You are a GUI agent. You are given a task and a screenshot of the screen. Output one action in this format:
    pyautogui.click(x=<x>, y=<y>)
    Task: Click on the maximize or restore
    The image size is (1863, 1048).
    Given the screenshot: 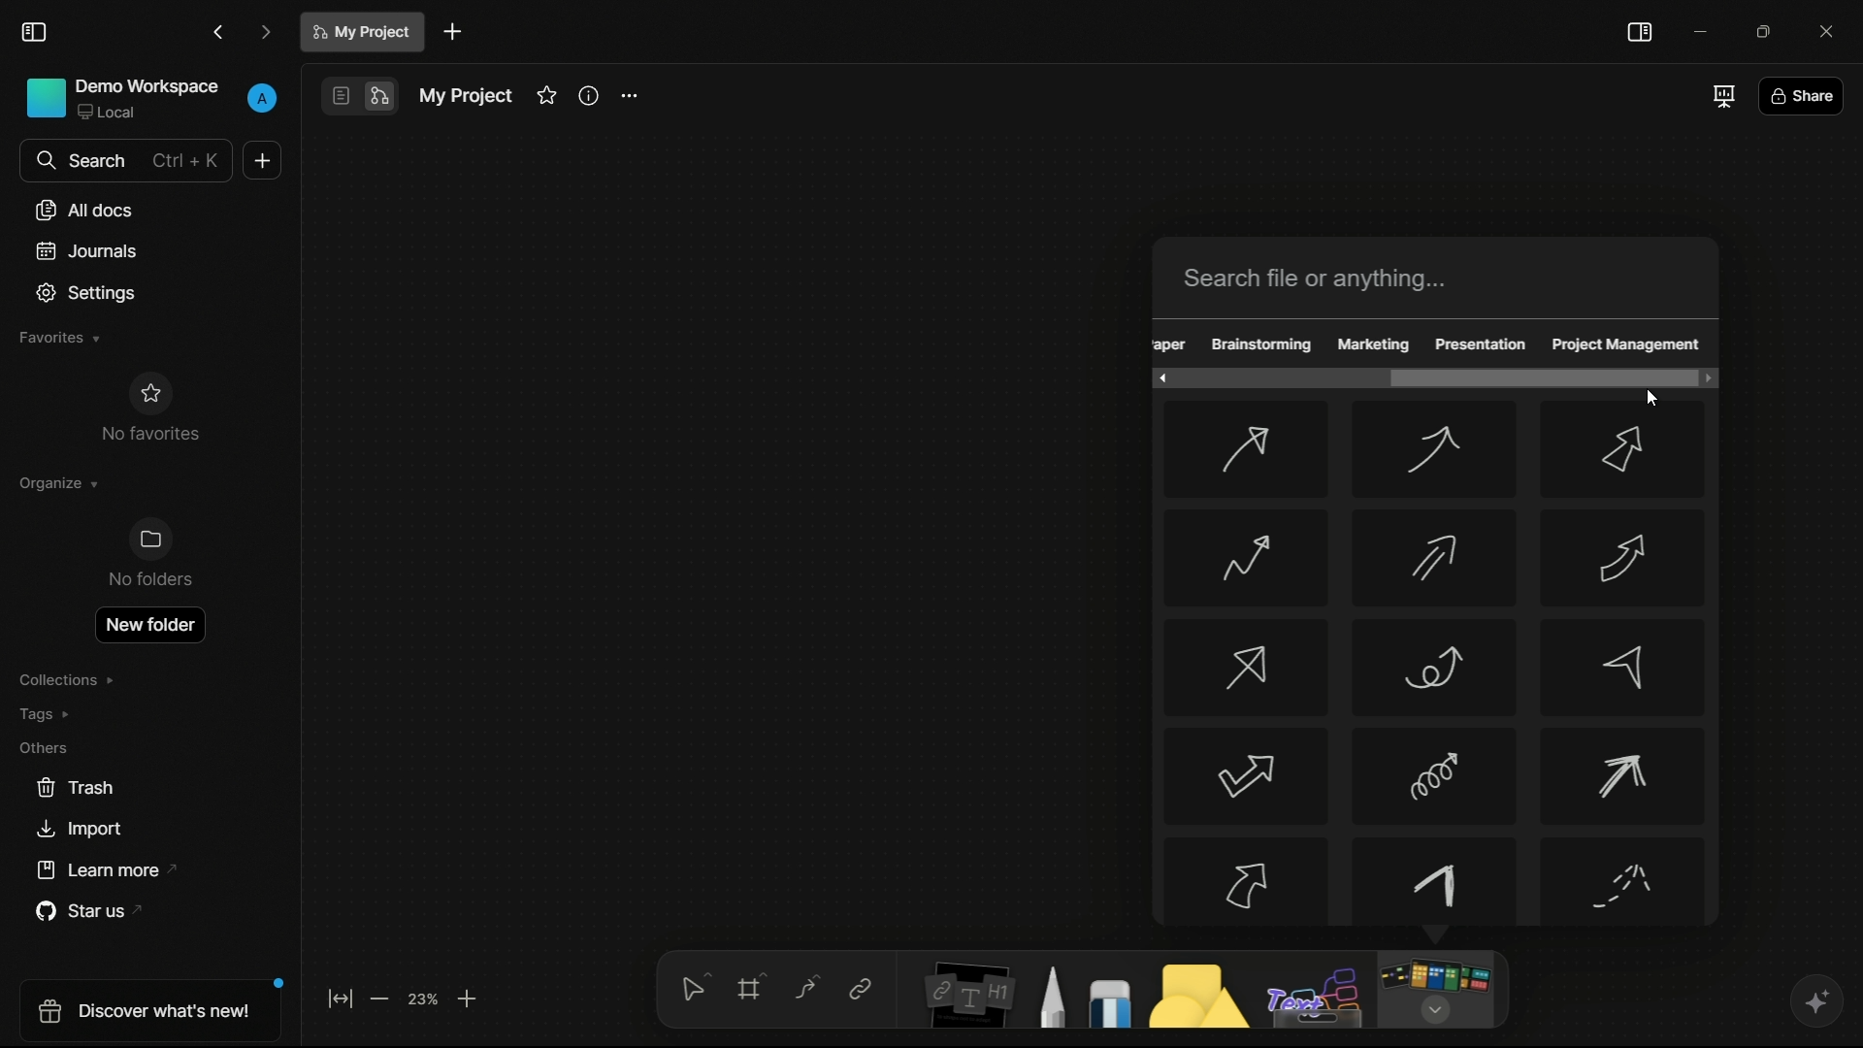 What is the action you would take?
    pyautogui.click(x=1771, y=31)
    